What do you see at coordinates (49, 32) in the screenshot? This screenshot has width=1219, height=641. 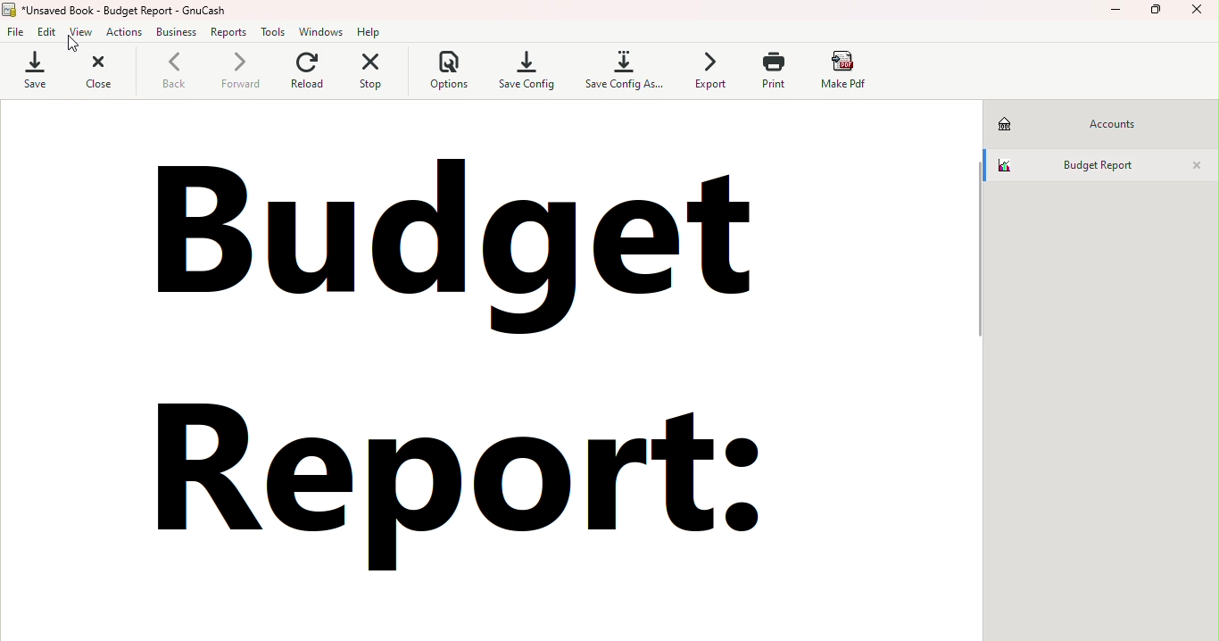 I see `Edit` at bounding box center [49, 32].